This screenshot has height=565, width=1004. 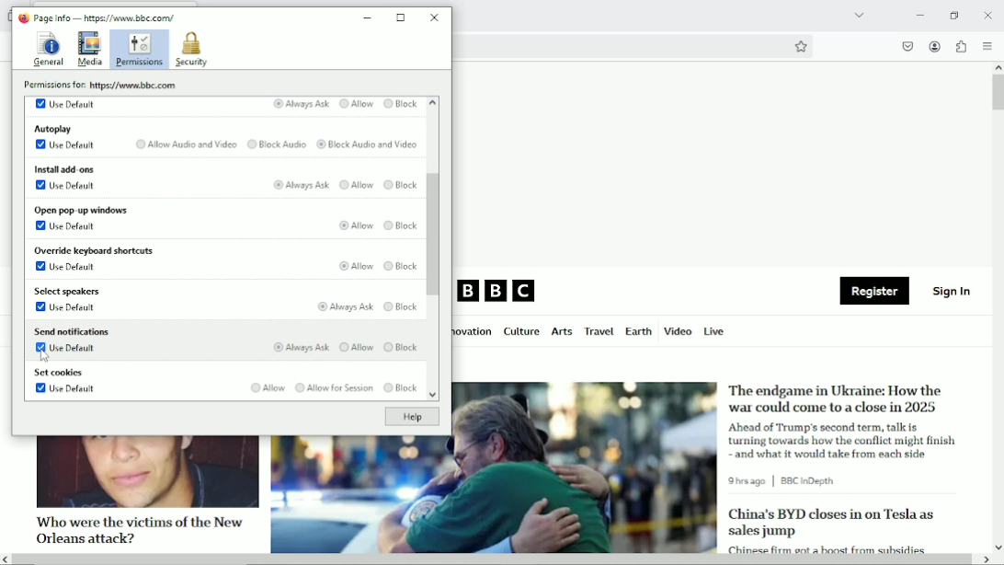 I want to click on Help, so click(x=411, y=417).